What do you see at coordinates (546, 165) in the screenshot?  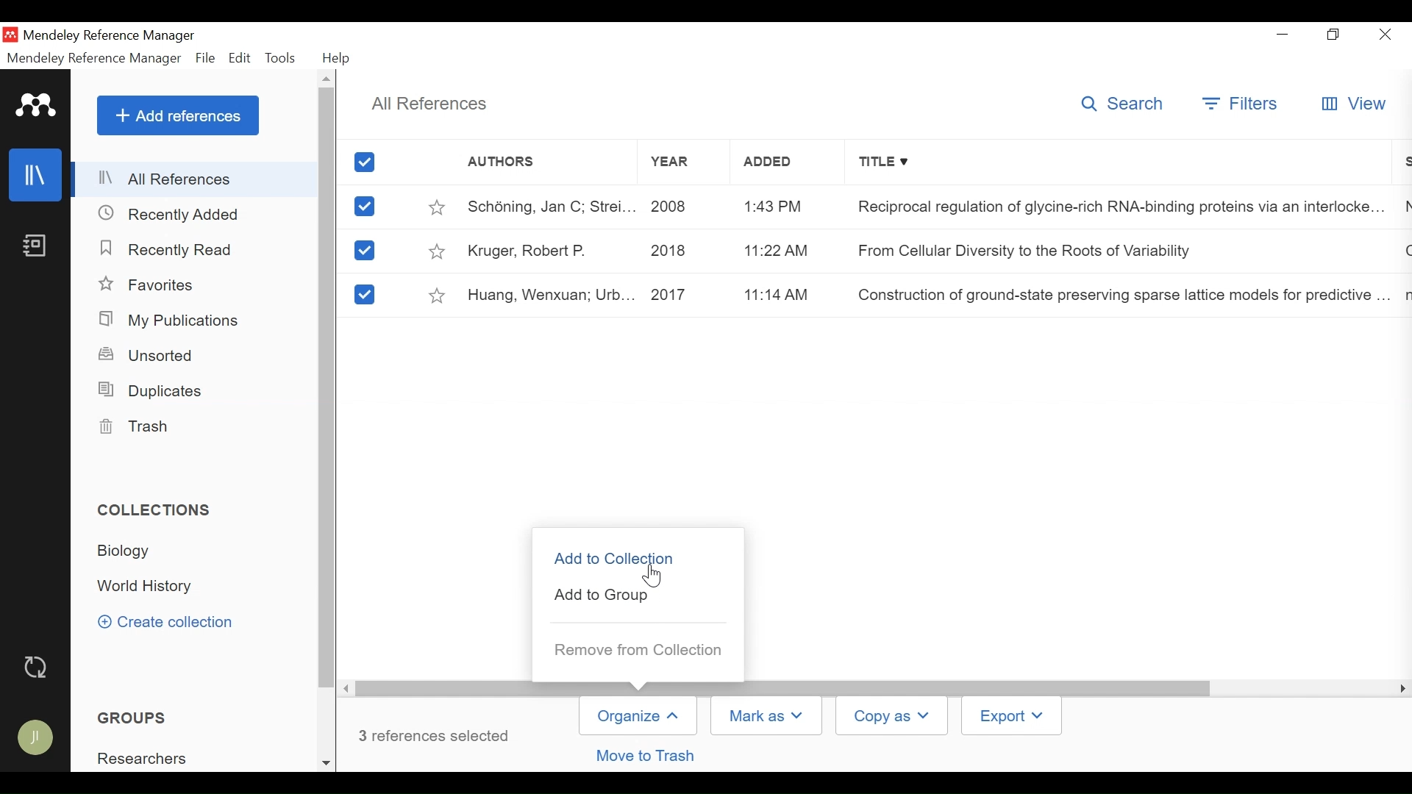 I see `Authors` at bounding box center [546, 165].